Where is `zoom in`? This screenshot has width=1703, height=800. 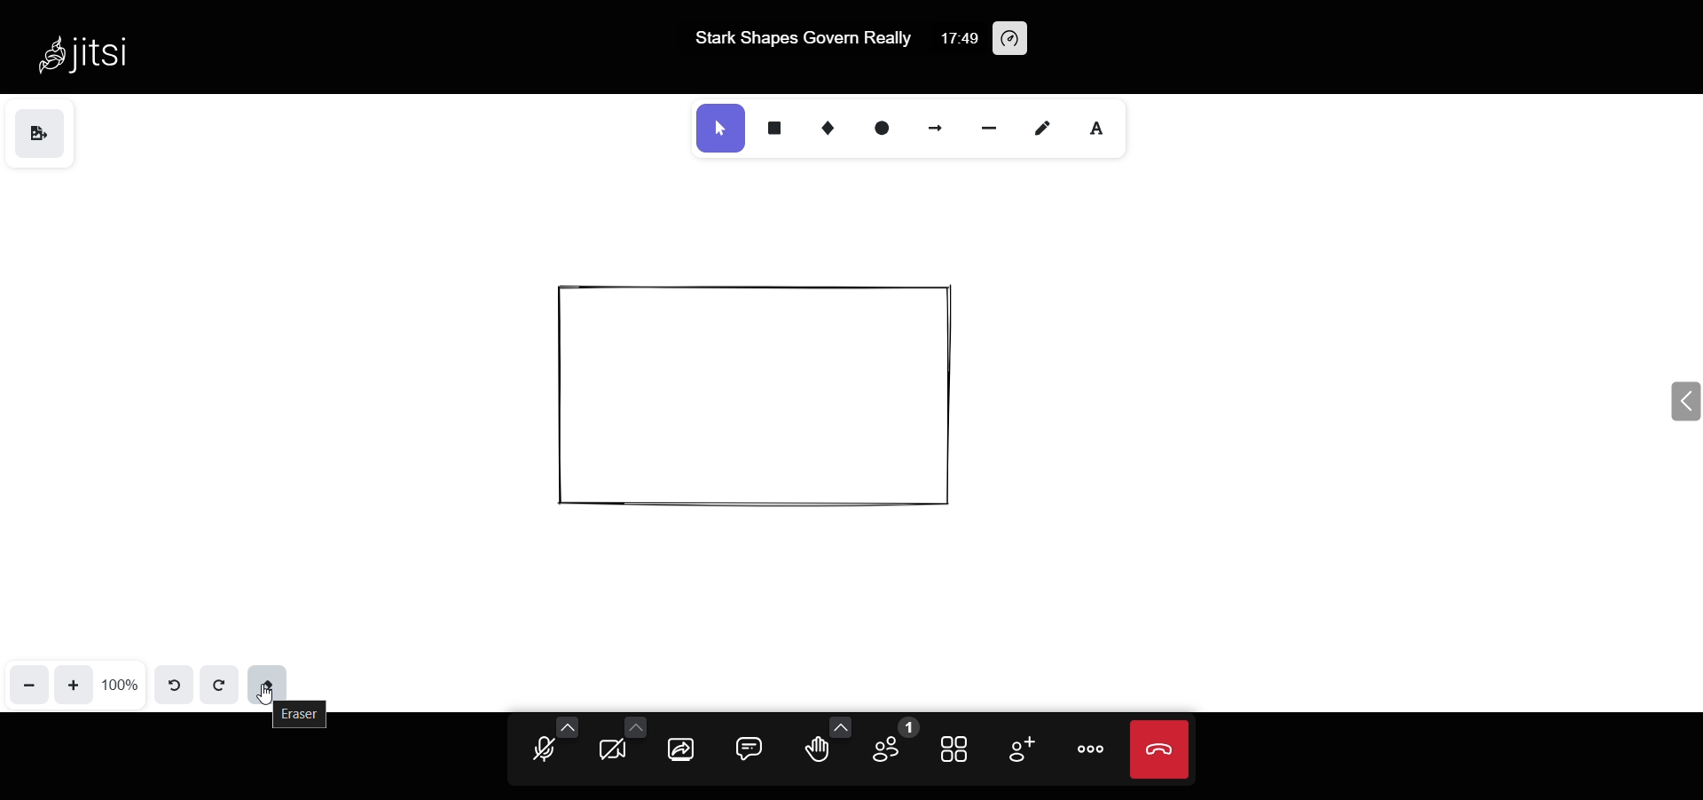
zoom in is located at coordinates (74, 683).